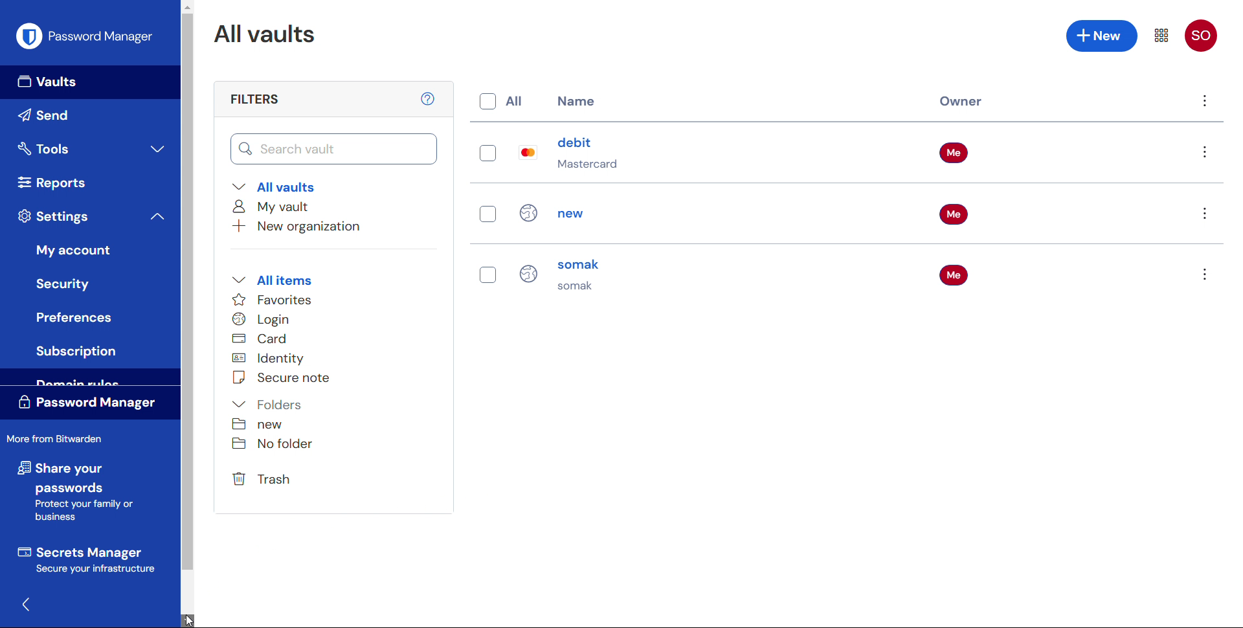 Image resolution: width=1243 pixels, height=628 pixels. What do you see at coordinates (583, 212) in the screenshot?
I see `new` at bounding box center [583, 212].